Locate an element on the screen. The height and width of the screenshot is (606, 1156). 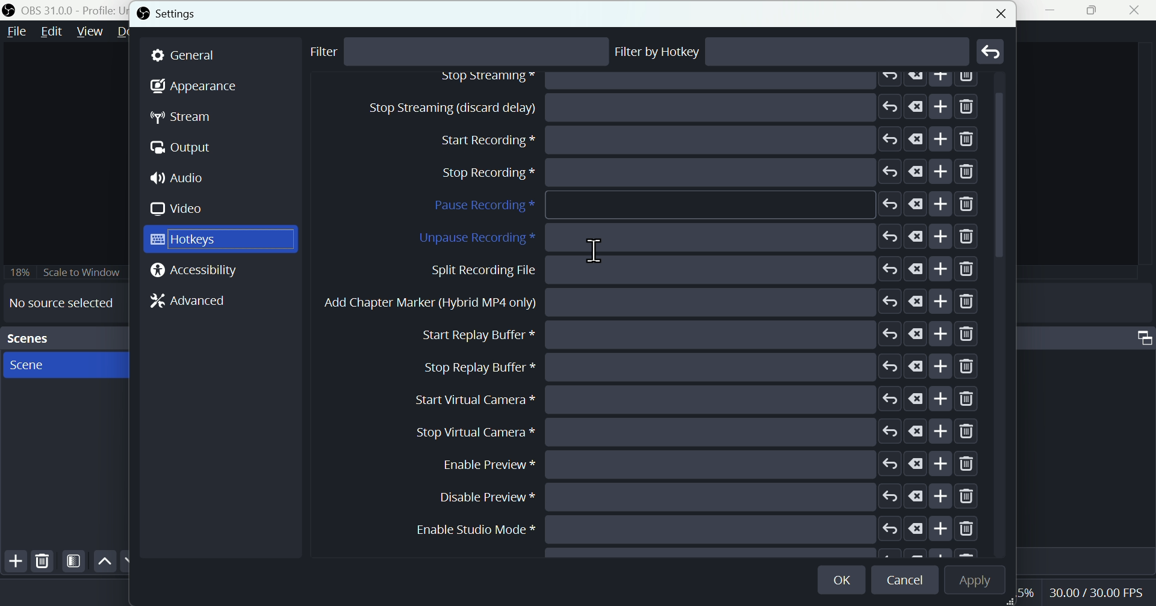
Unpause recording is located at coordinates (704, 237).